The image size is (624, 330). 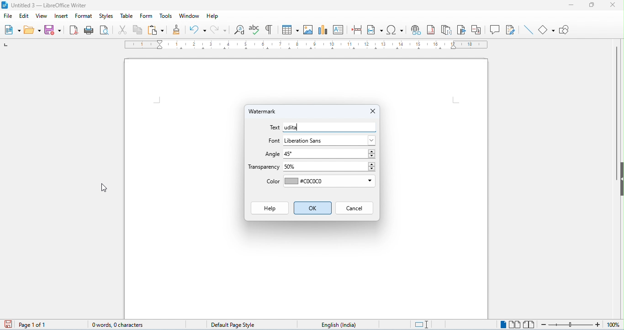 What do you see at coordinates (323, 29) in the screenshot?
I see `insert chart` at bounding box center [323, 29].